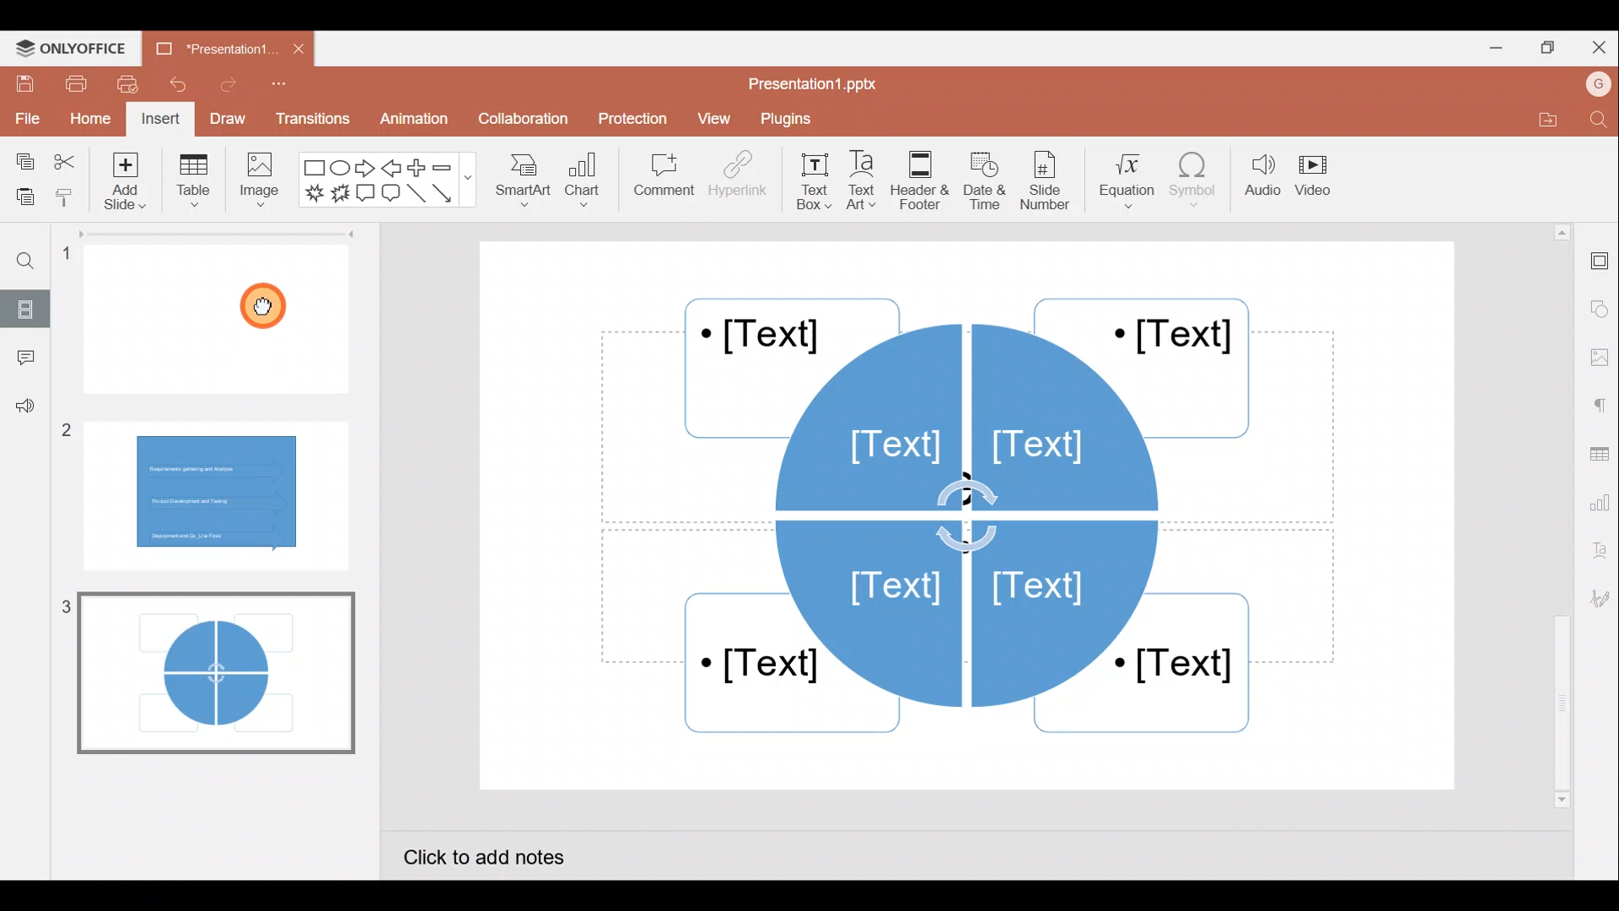 This screenshot has height=911, width=1619. I want to click on View, so click(713, 121).